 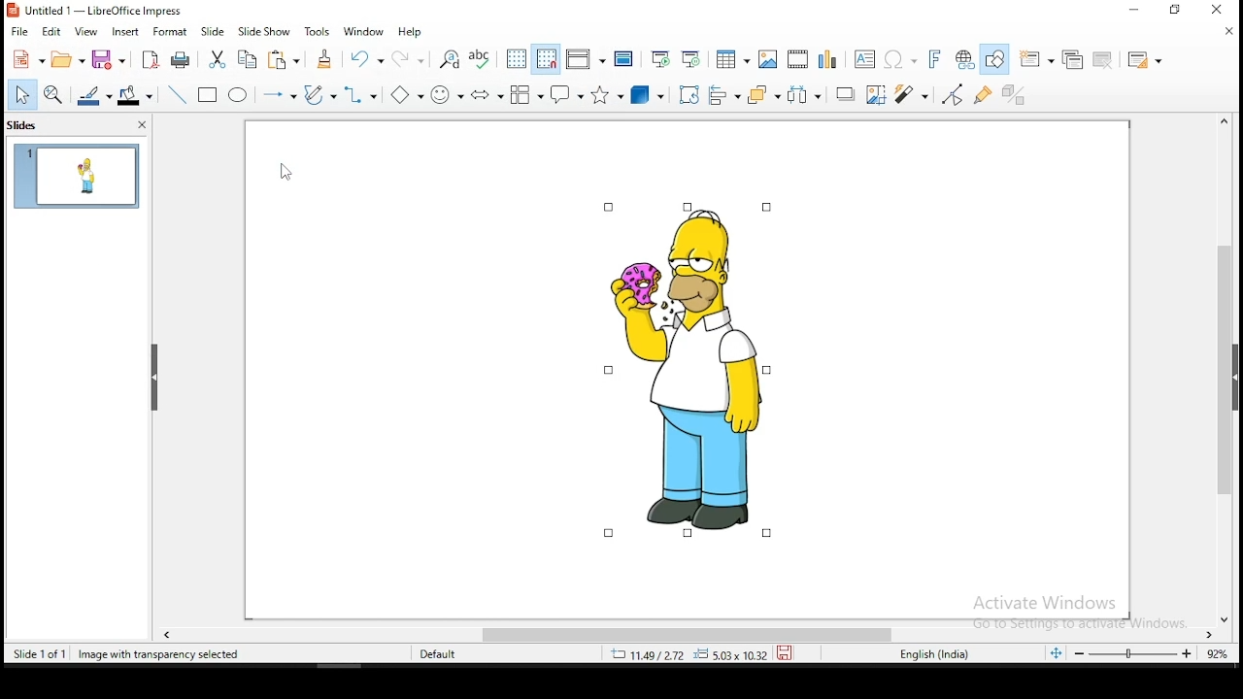 I want to click on fit slide to current window, so click(x=1055, y=653).